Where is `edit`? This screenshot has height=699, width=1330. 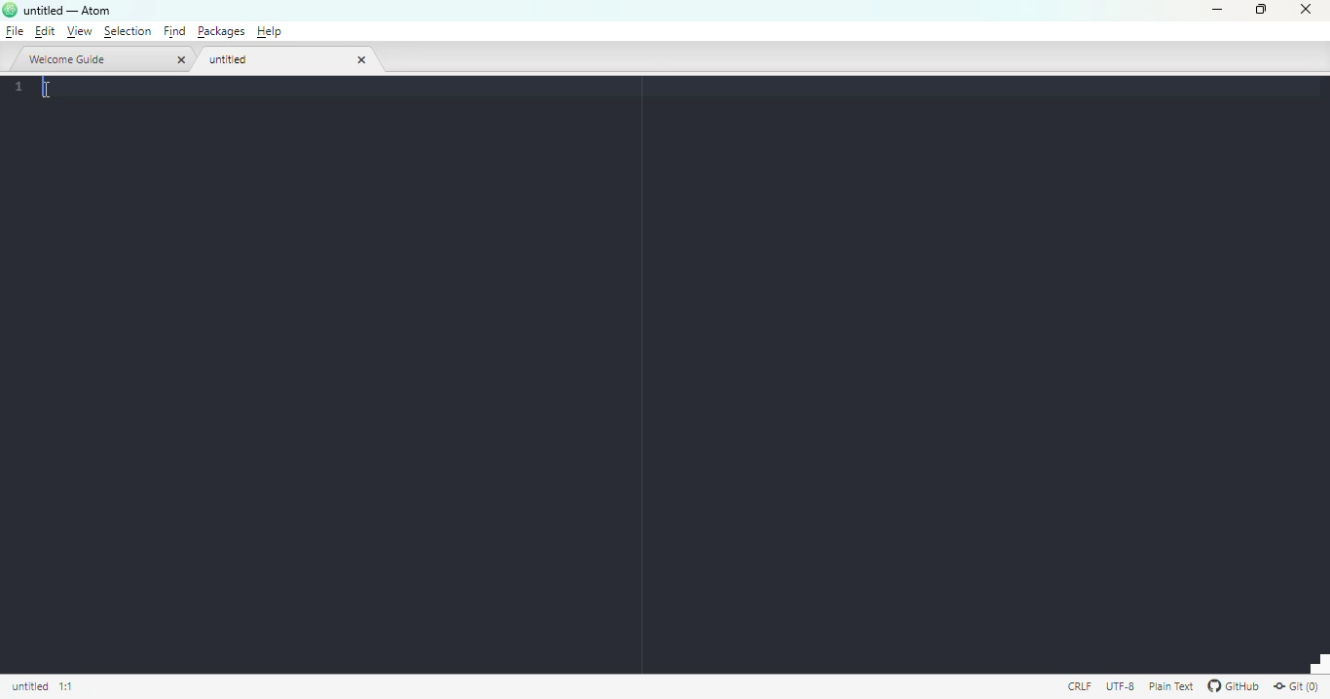
edit is located at coordinates (45, 31).